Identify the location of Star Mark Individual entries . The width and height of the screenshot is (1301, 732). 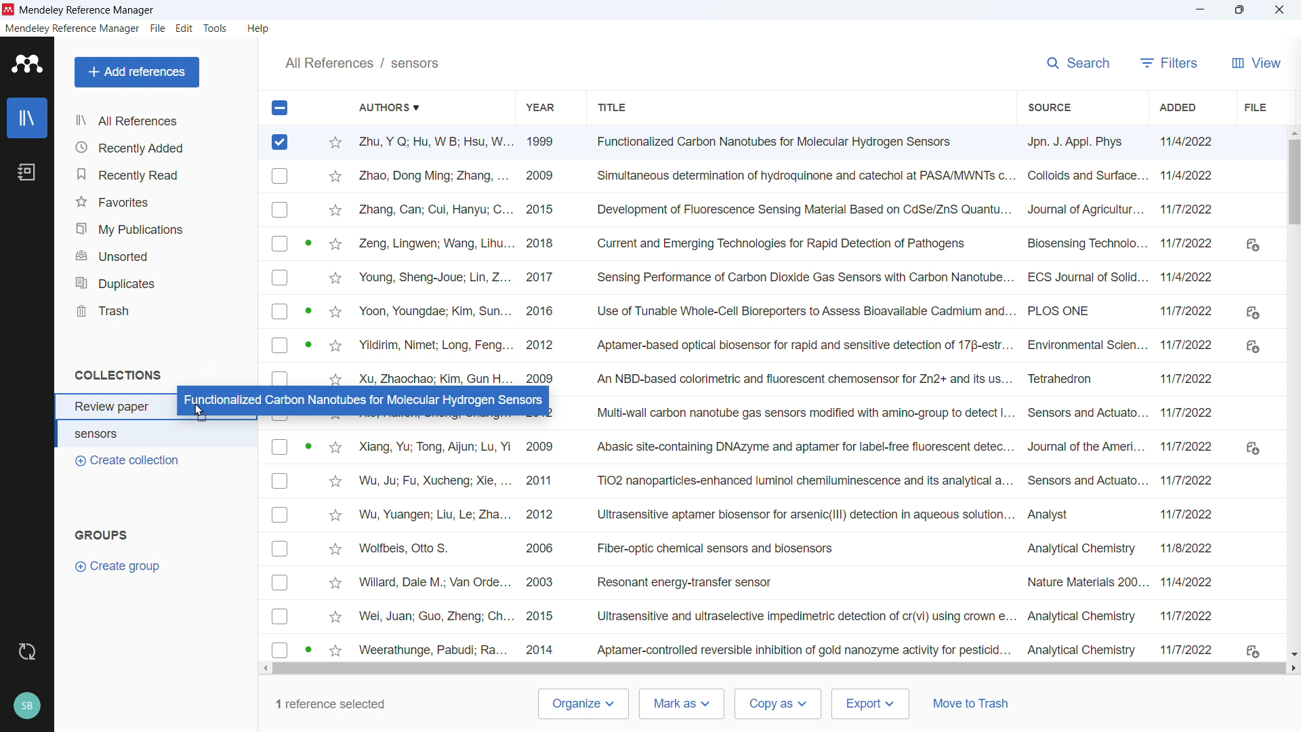
(333, 258).